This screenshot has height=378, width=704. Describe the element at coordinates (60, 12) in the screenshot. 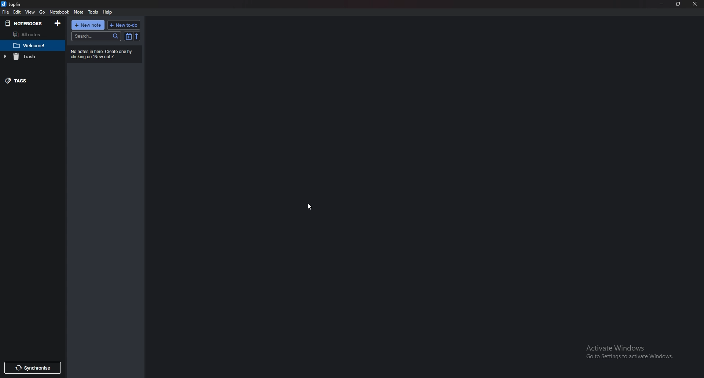

I see `Notebook` at that location.